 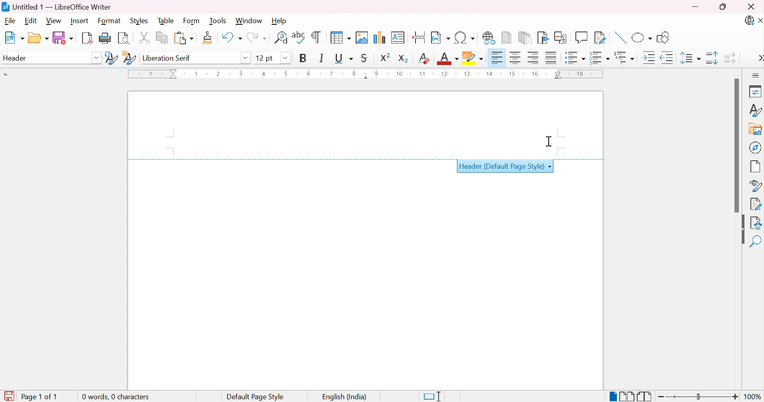 What do you see at coordinates (124, 39) in the screenshot?
I see `Toggle print preview` at bounding box center [124, 39].